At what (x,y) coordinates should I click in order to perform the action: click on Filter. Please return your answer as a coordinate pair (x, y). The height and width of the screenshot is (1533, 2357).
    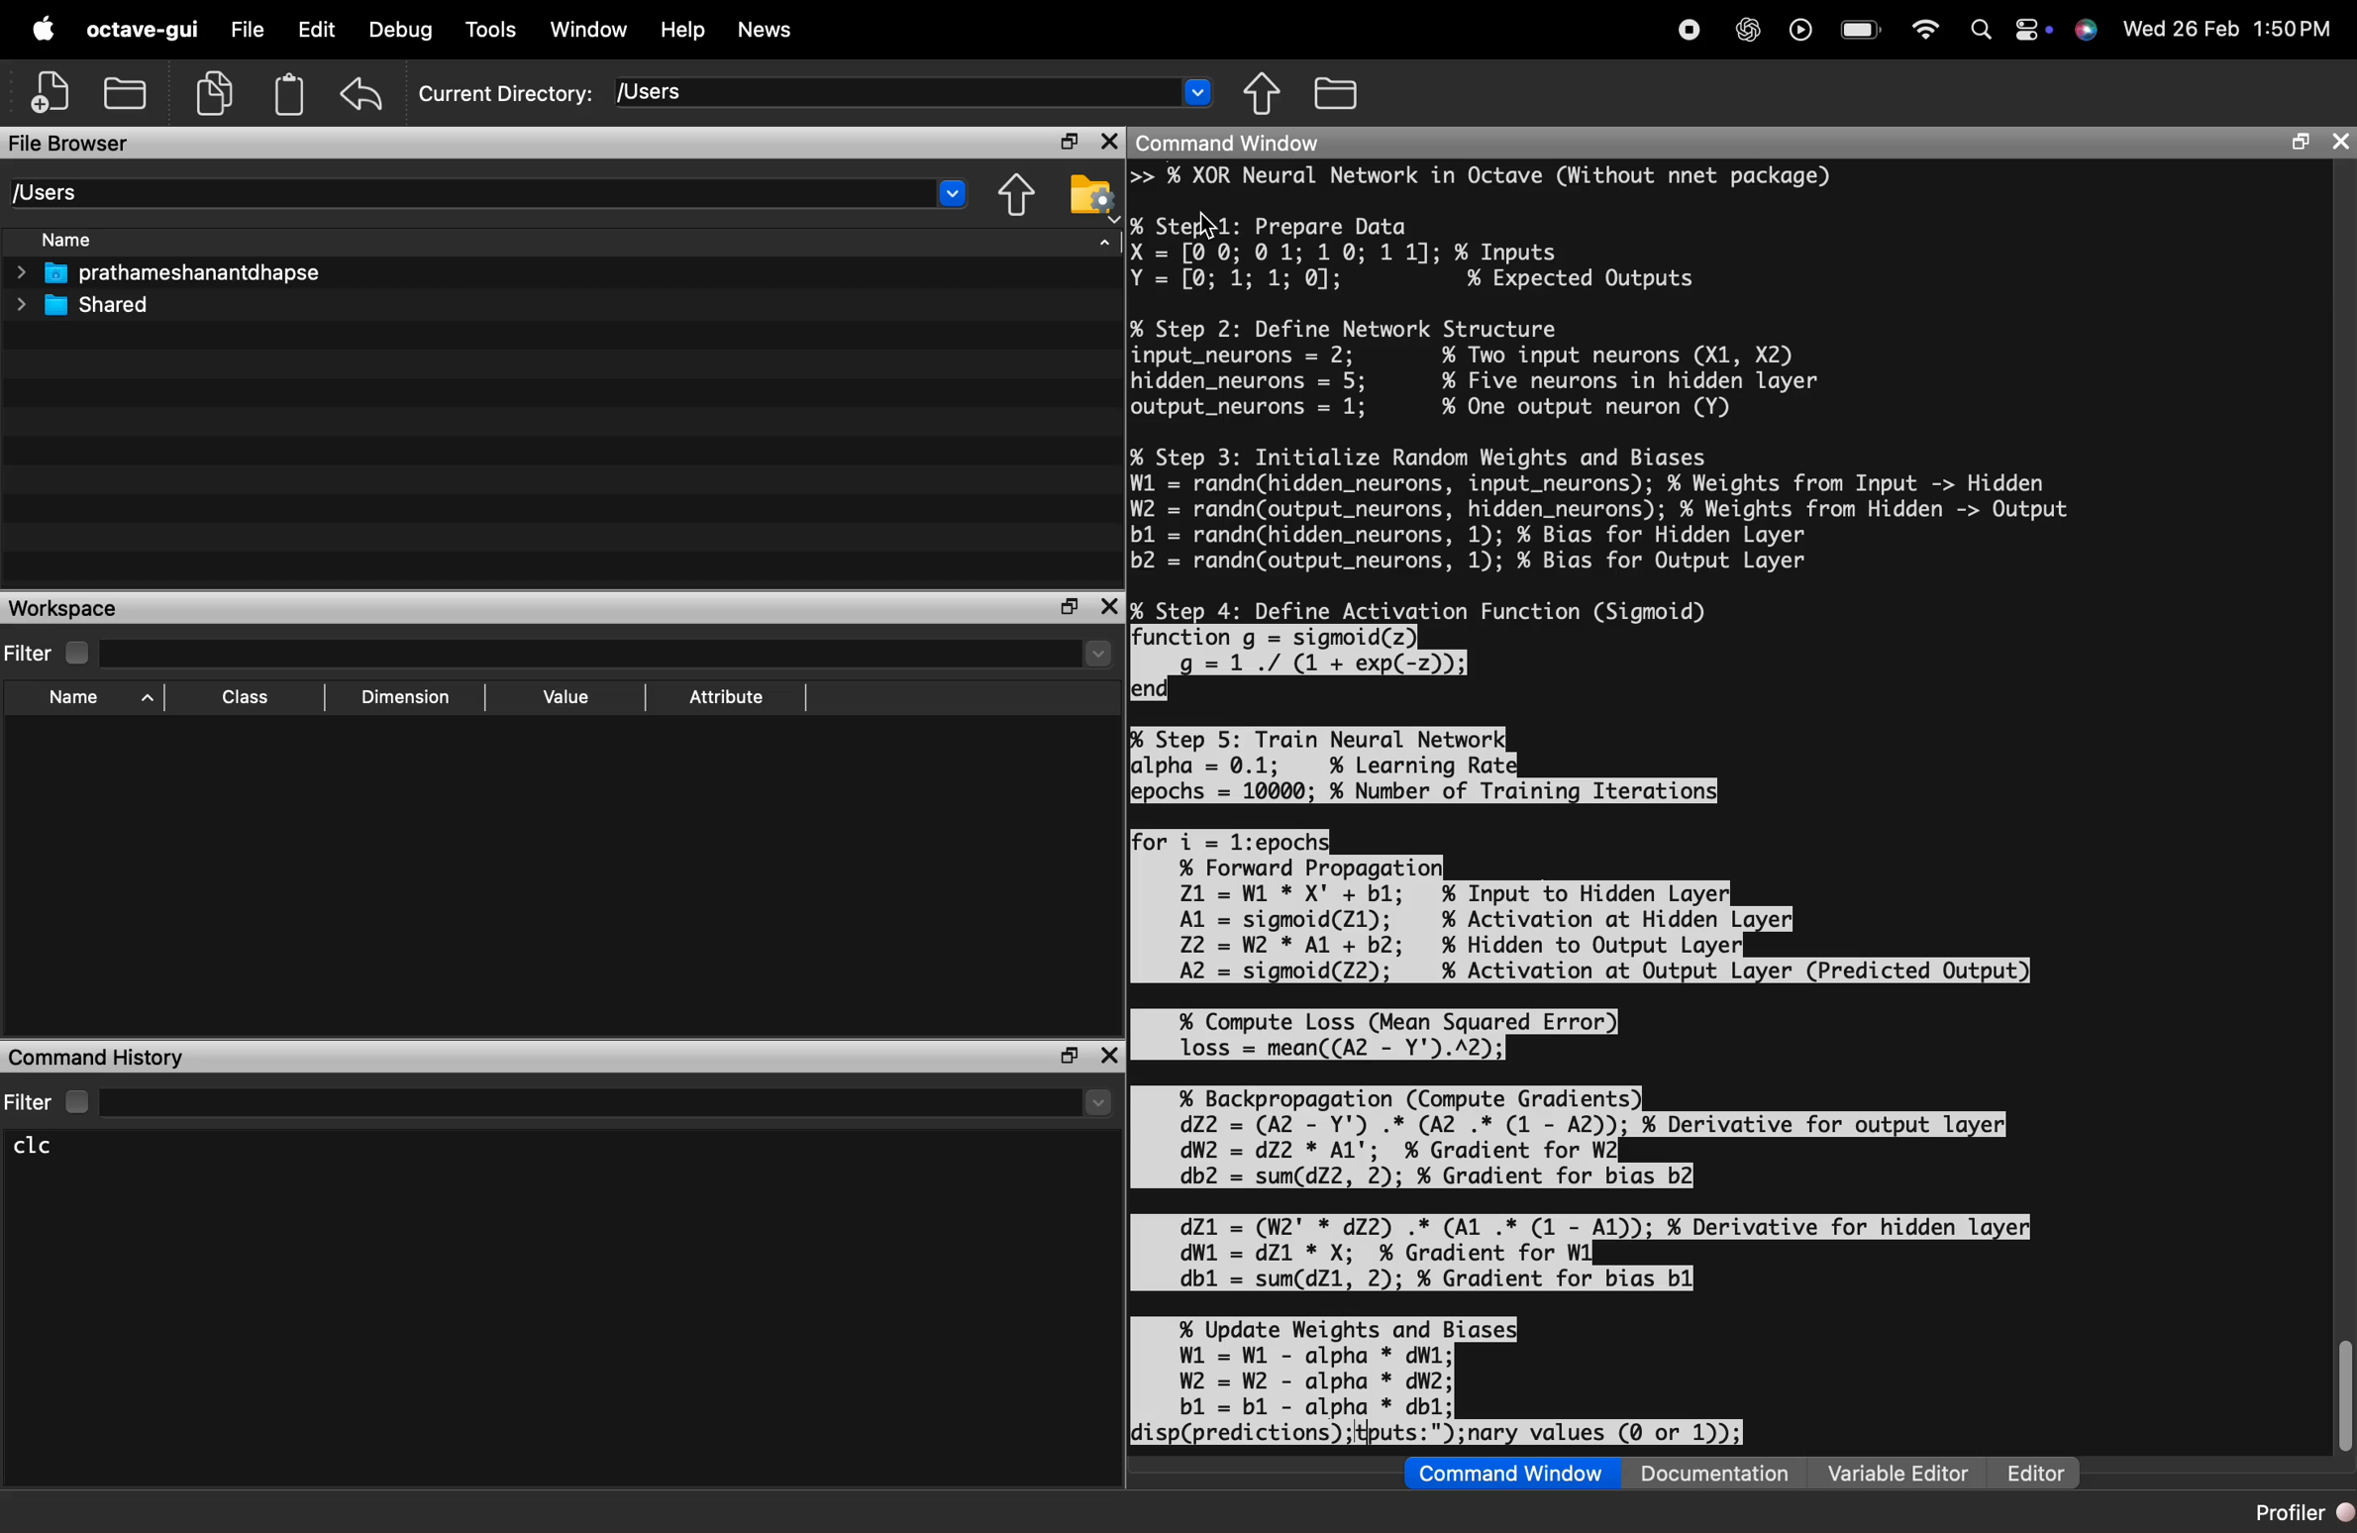
    Looking at the image, I should click on (559, 1101).